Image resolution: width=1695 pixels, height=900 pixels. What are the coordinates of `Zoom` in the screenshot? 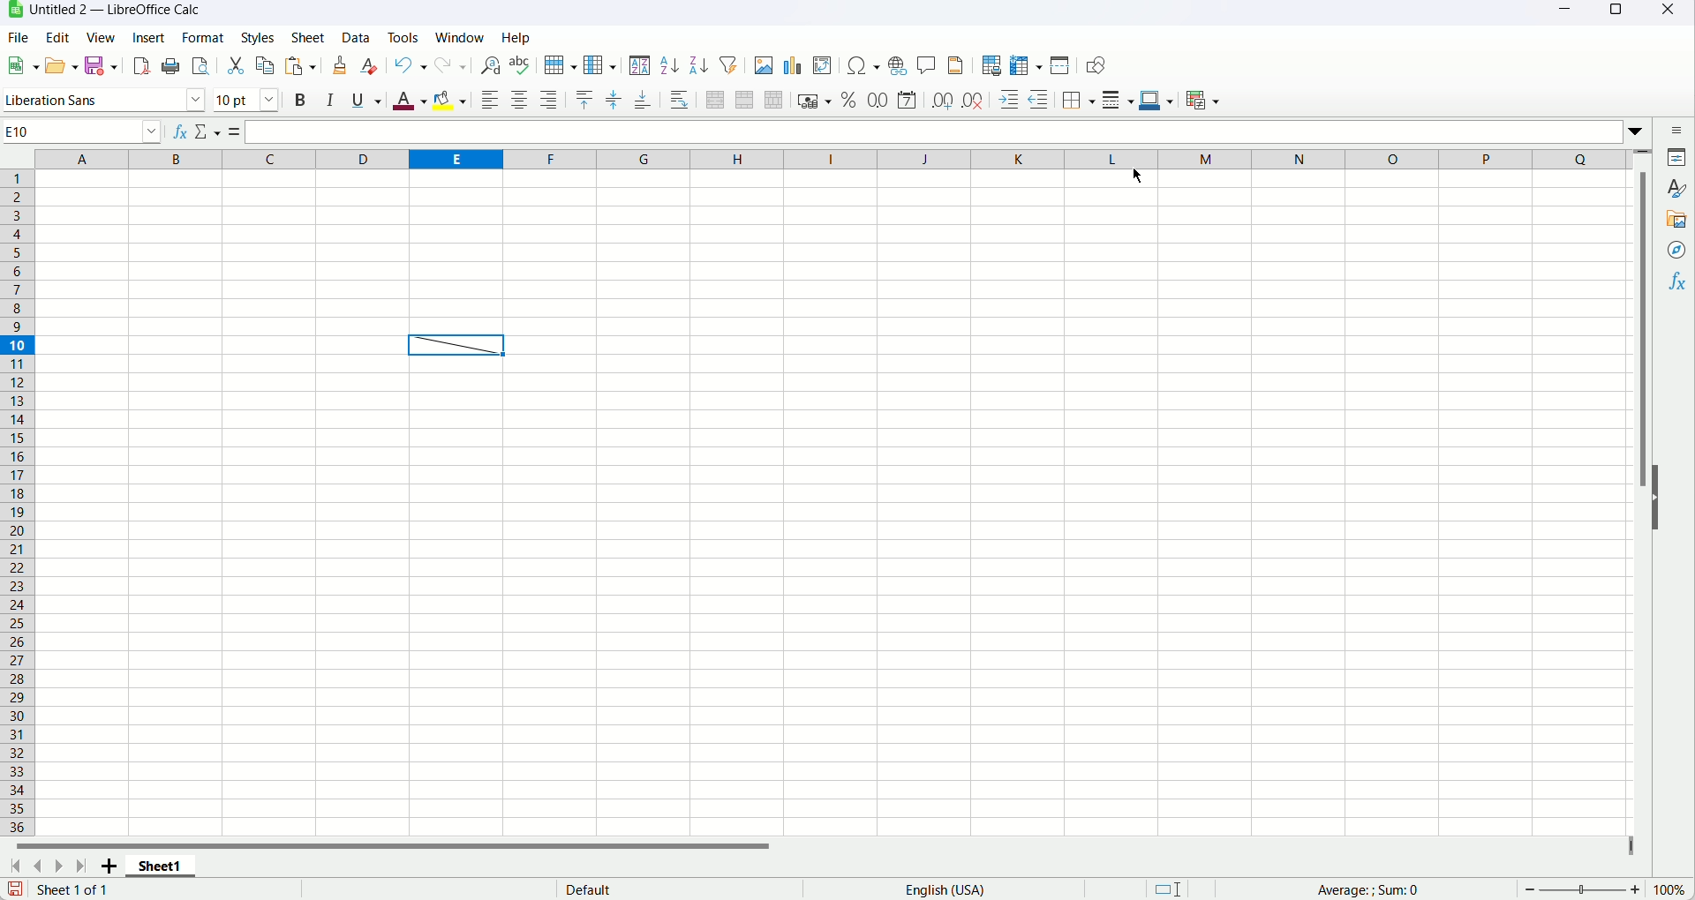 It's located at (1581, 889).